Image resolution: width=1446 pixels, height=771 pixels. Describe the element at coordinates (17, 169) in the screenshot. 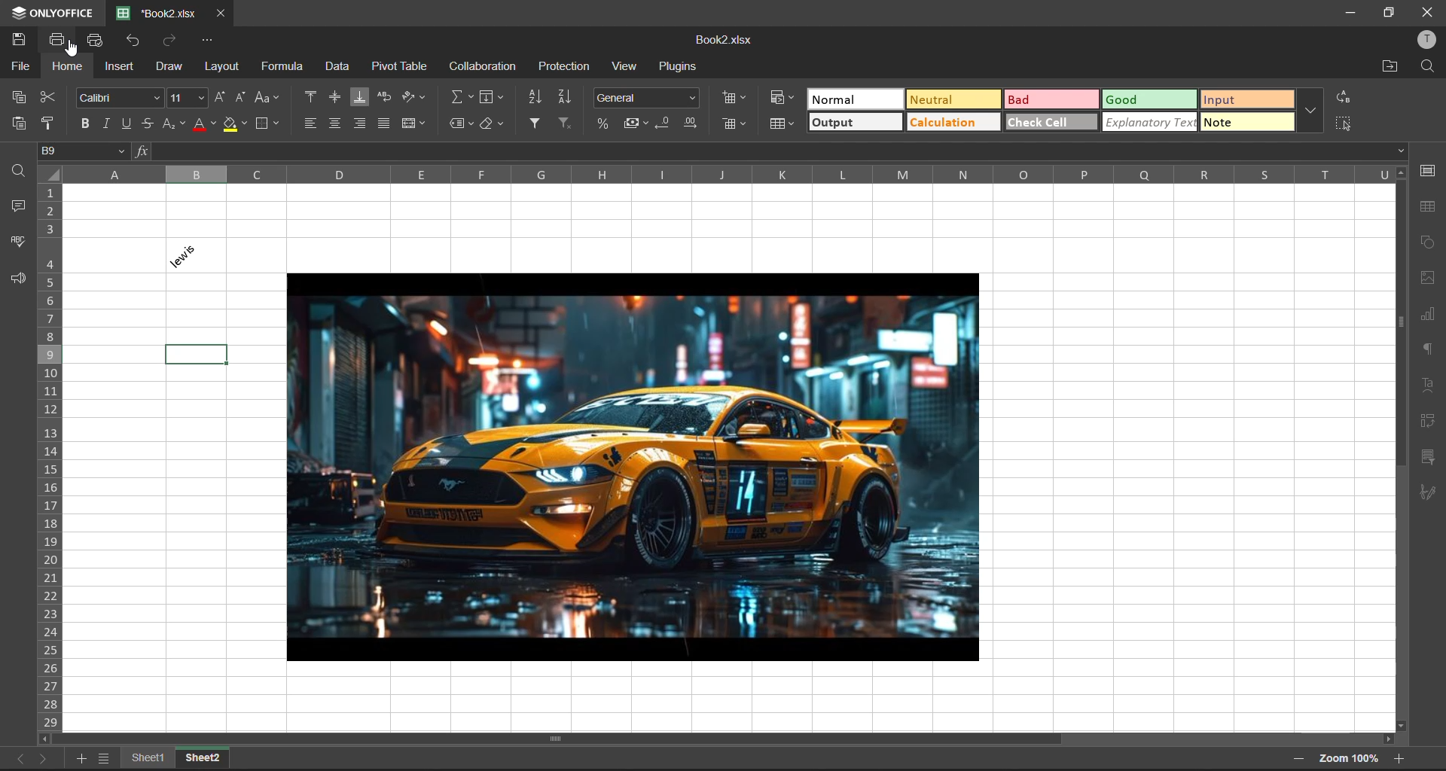

I see `find` at that location.